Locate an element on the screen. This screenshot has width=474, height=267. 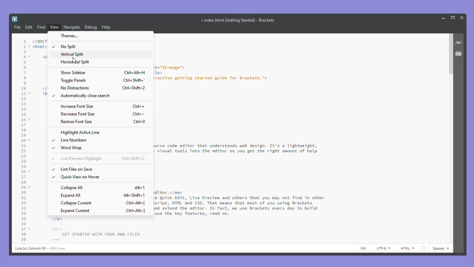
30 is located at coordinates (23, 192).